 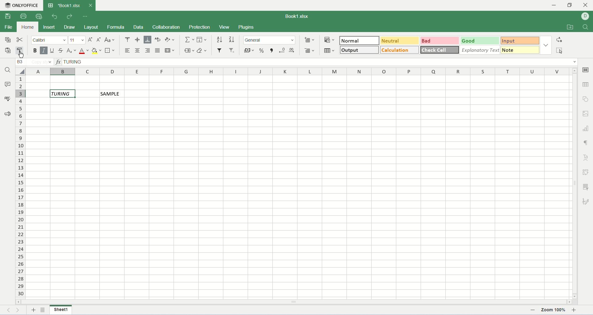 What do you see at coordinates (587, 172) in the screenshot?
I see `pivot settings` at bounding box center [587, 172].